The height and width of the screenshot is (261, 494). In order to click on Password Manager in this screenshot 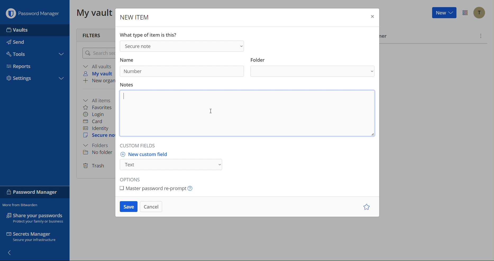, I will do `click(34, 192)`.